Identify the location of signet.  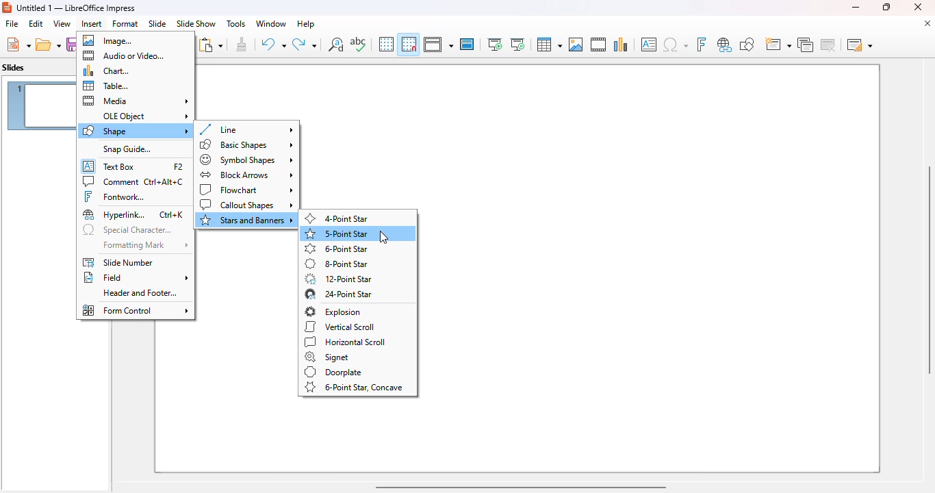
(326, 357).